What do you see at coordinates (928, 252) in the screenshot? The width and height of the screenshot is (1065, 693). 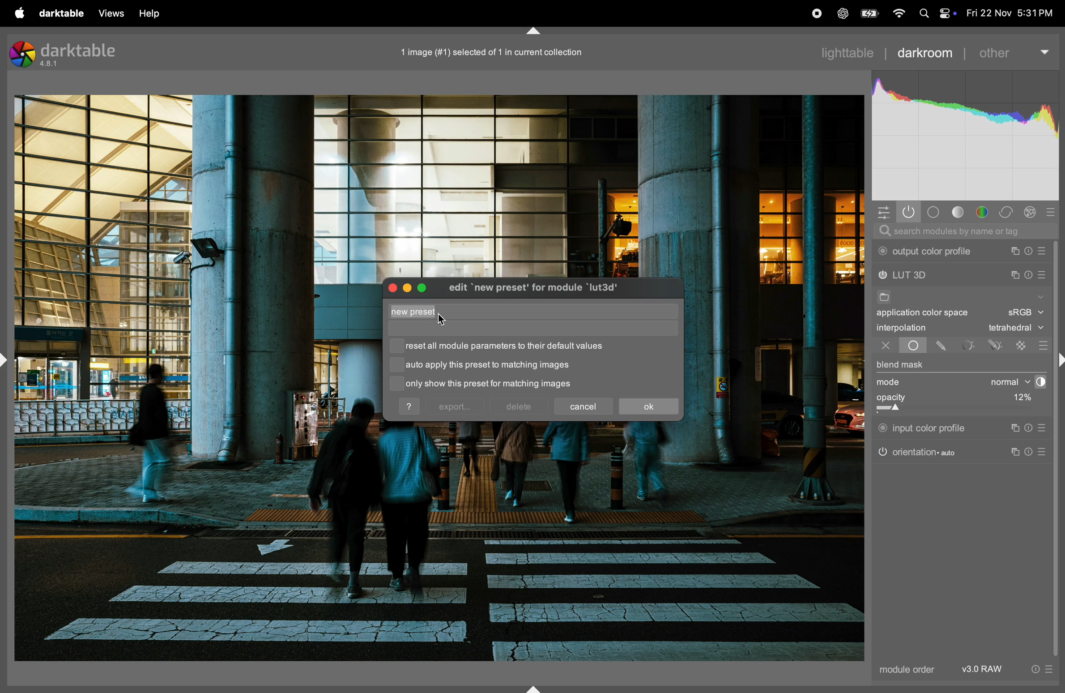 I see `output color profile` at bounding box center [928, 252].